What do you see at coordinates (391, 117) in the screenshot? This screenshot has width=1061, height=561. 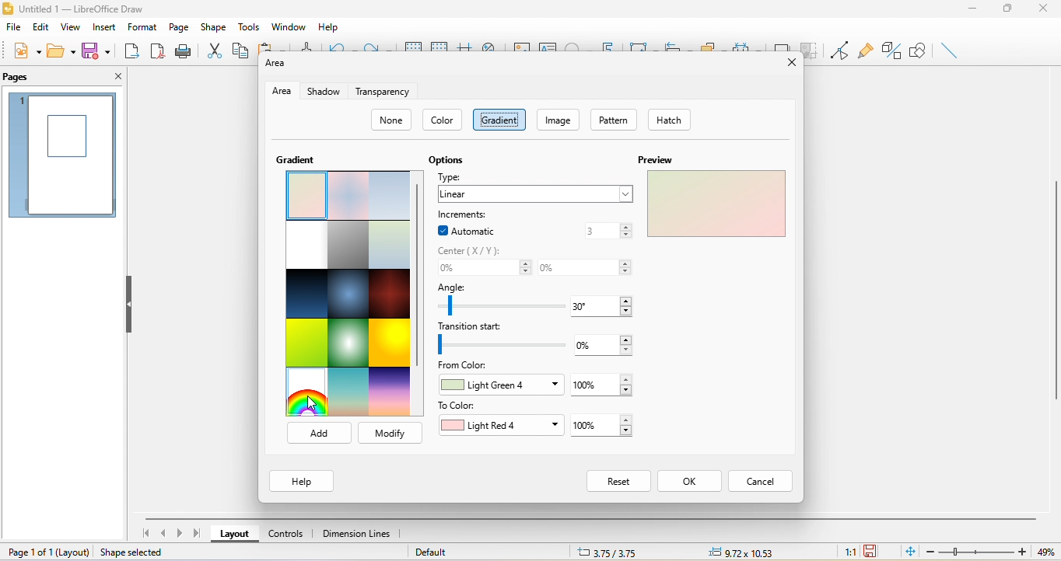 I see `none` at bounding box center [391, 117].